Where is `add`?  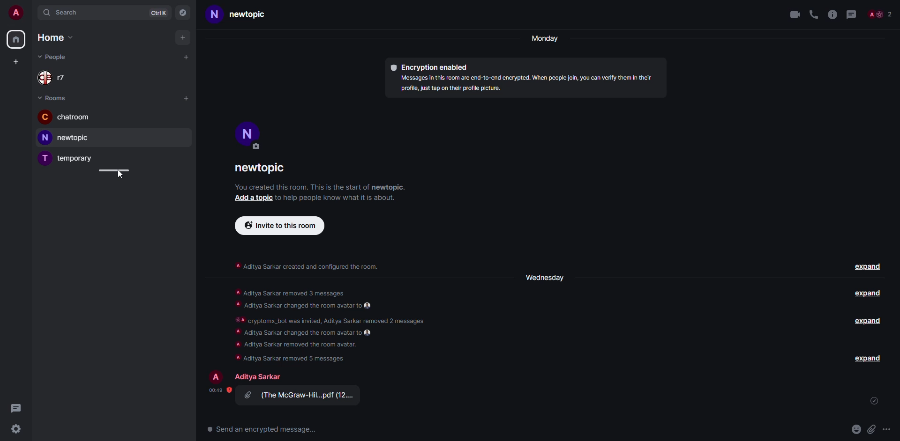
add is located at coordinates (254, 199).